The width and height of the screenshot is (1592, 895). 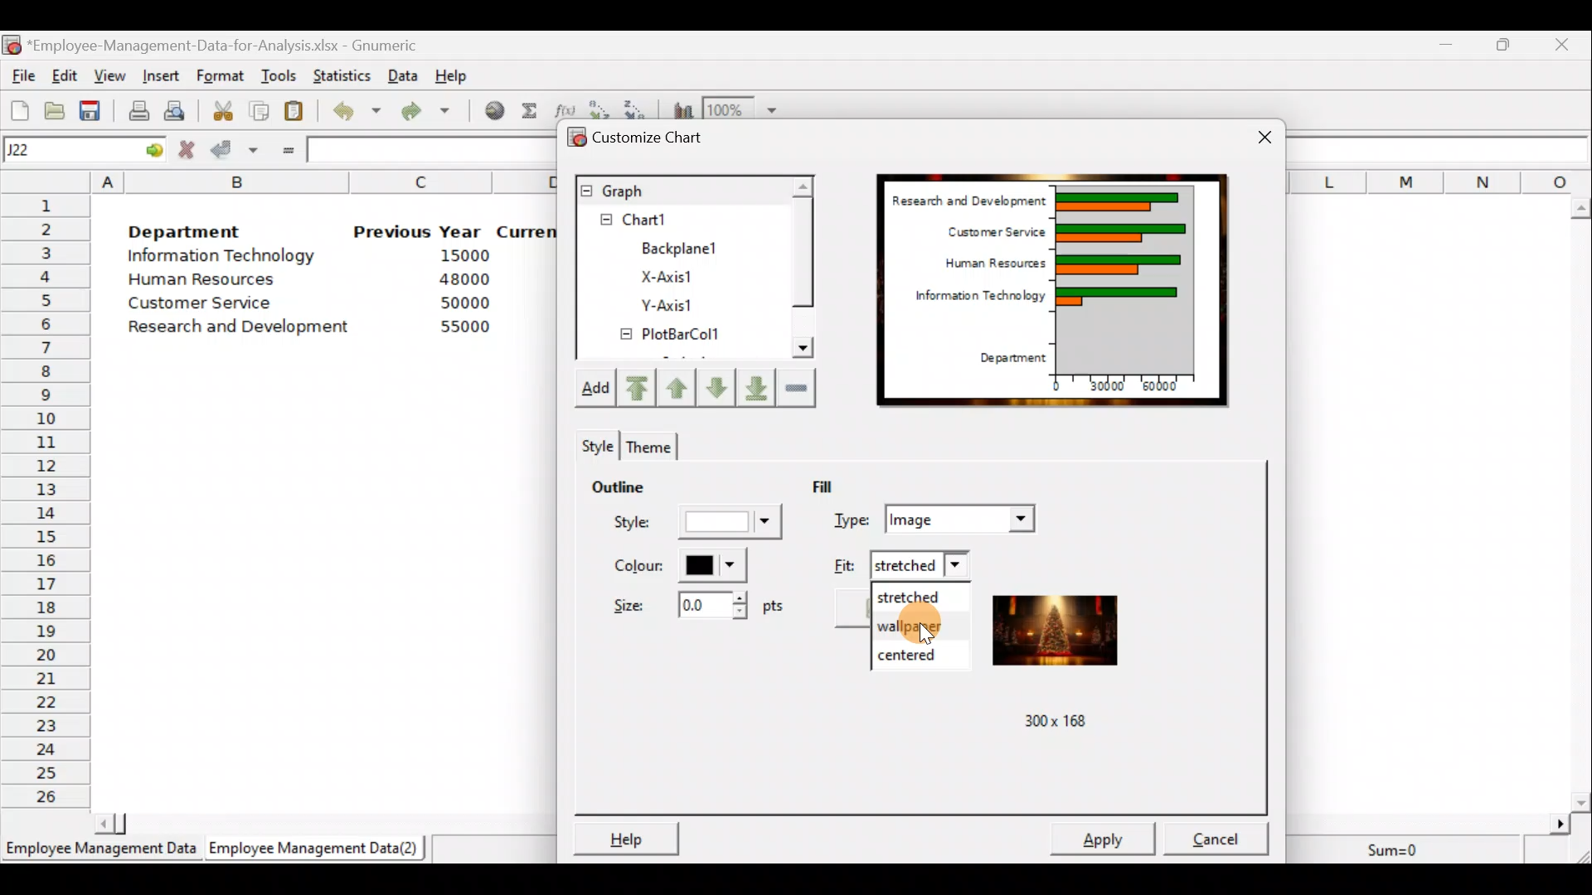 I want to click on Edit, so click(x=66, y=75).